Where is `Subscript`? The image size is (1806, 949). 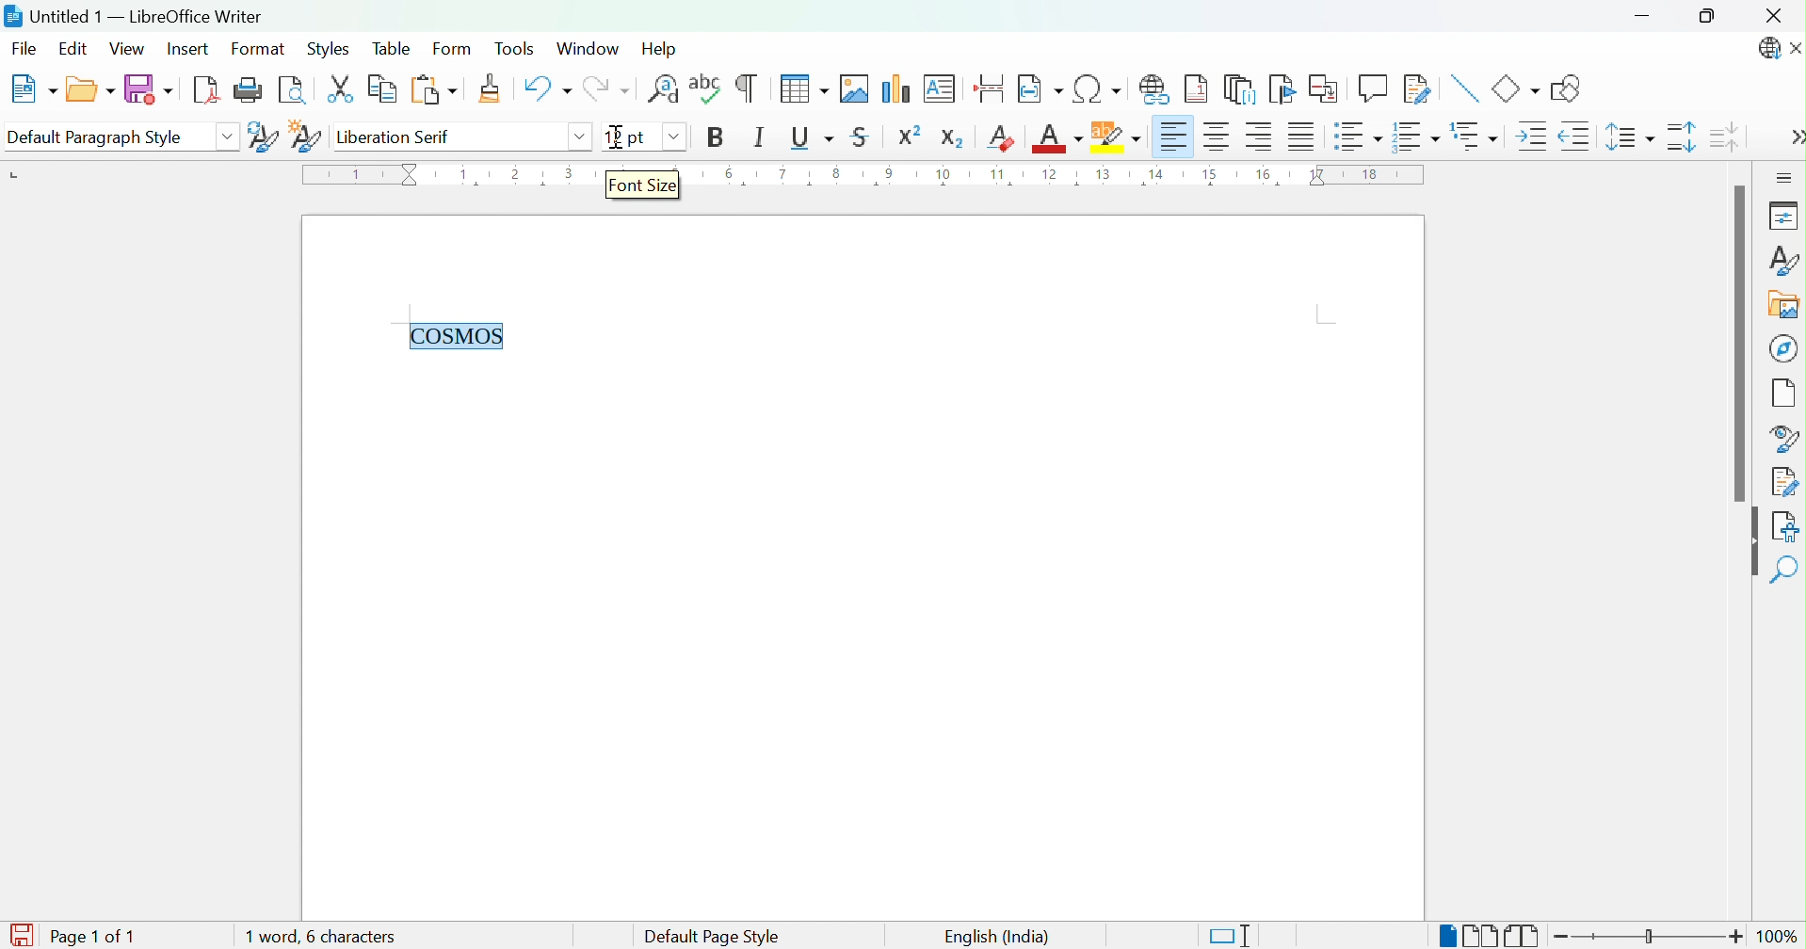
Subscript is located at coordinates (953, 135).